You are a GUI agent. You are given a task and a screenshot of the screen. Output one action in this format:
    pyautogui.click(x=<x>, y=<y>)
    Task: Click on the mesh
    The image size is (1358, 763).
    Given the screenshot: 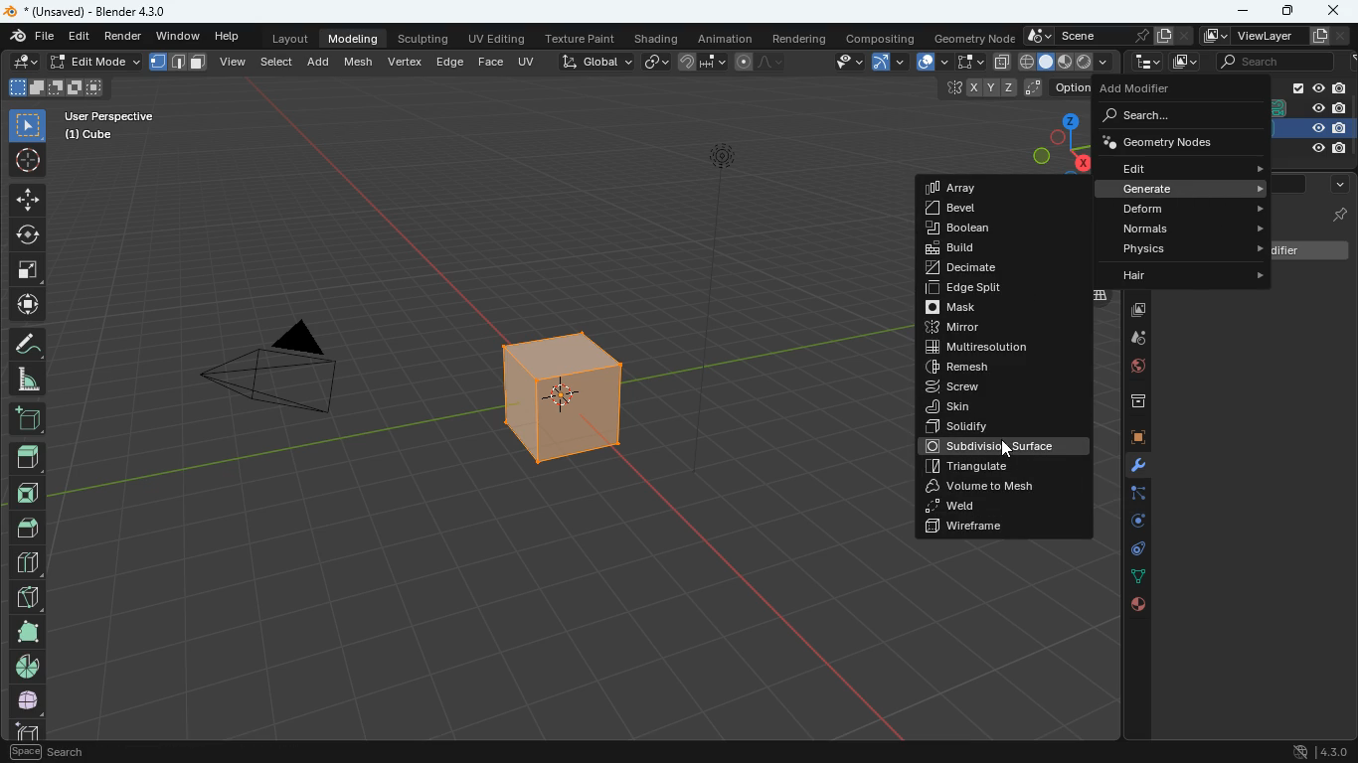 What is the action you would take?
    pyautogui.click(x=359, y=62)
    